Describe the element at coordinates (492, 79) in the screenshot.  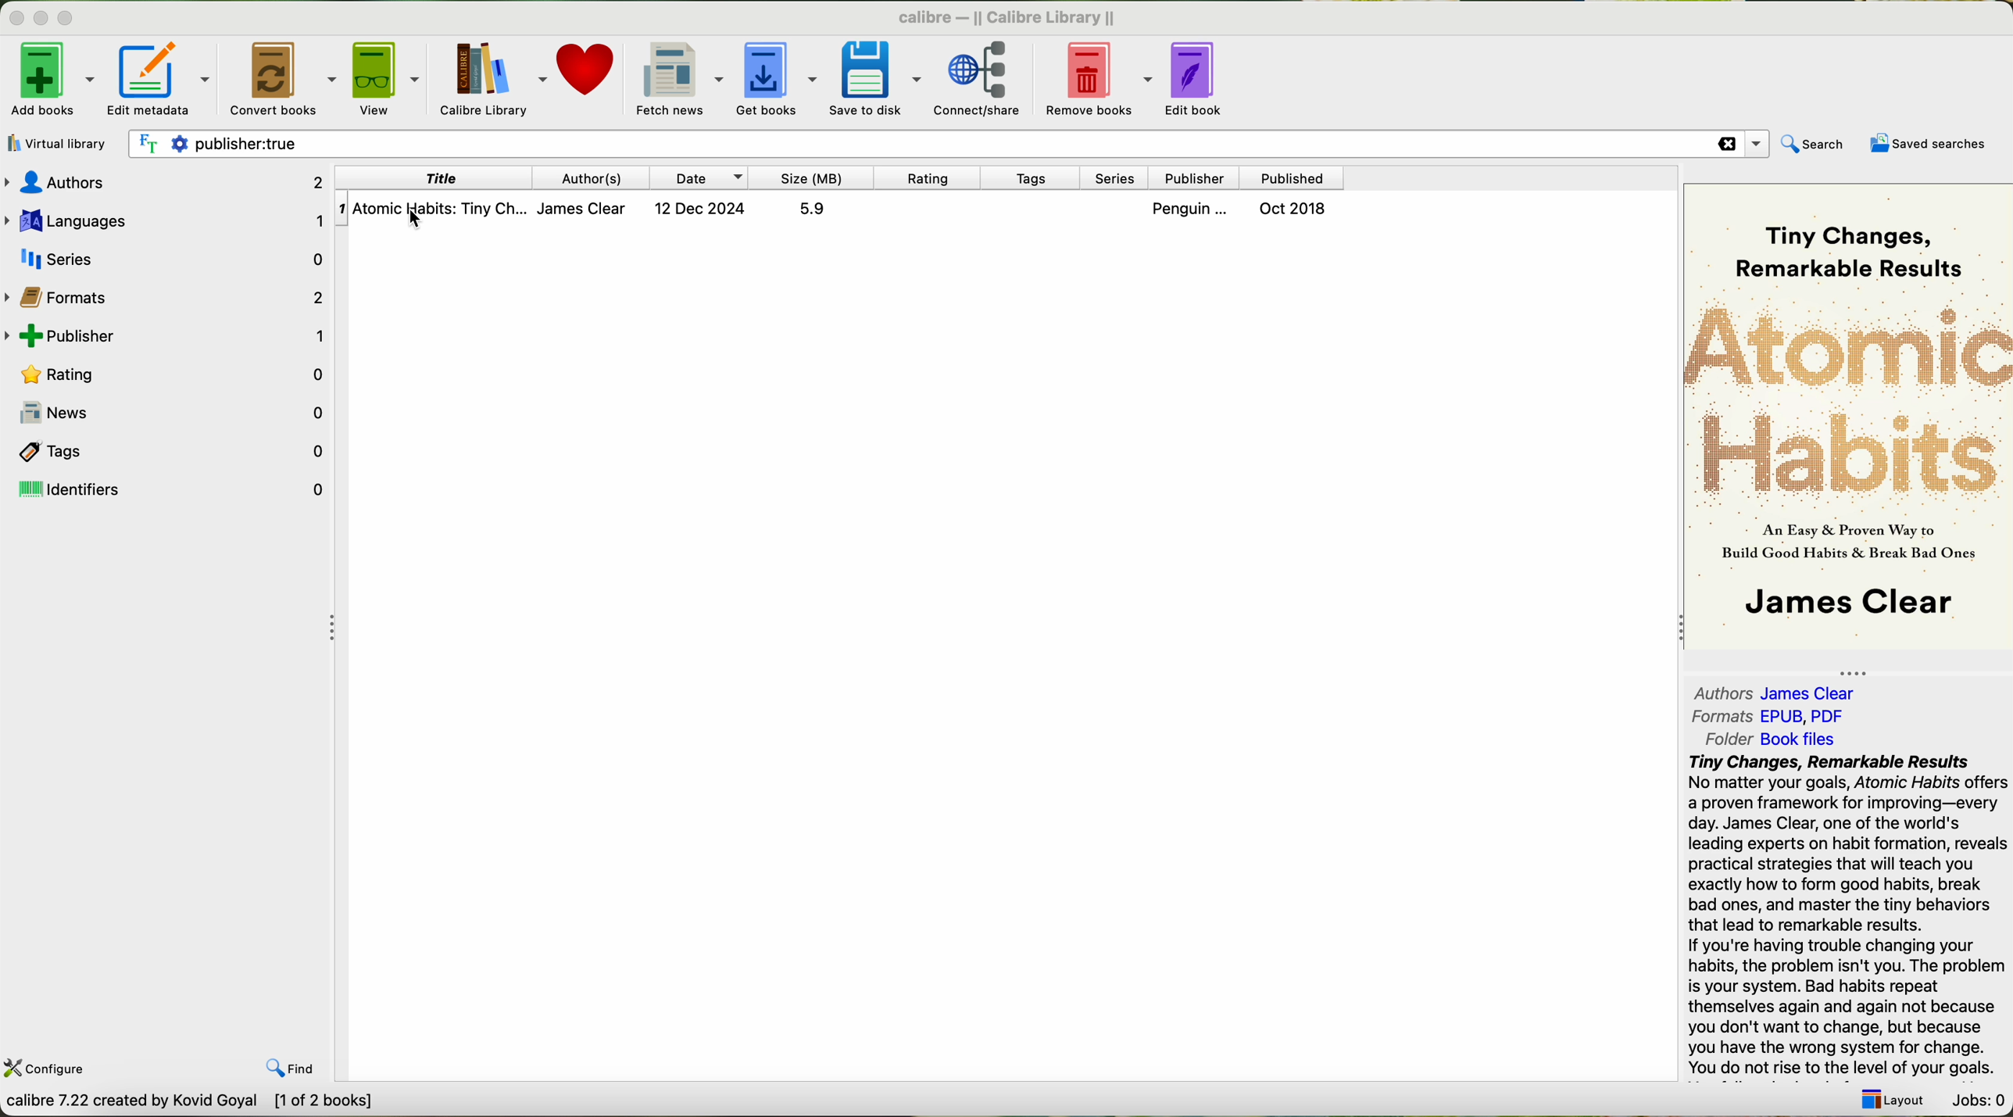
I see `Calibre library` at that location.